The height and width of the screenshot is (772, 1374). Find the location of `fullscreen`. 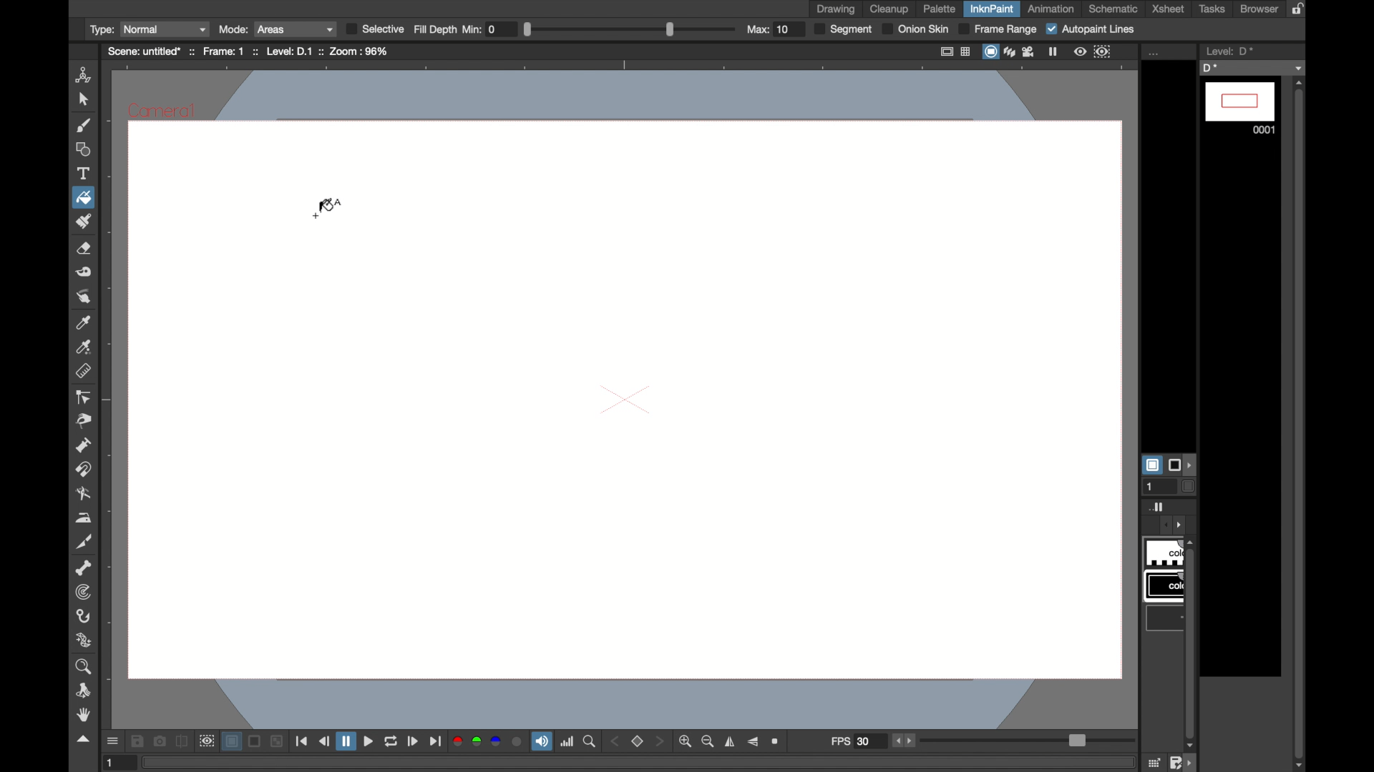

fullscreen is located at coordinates (948, 51).